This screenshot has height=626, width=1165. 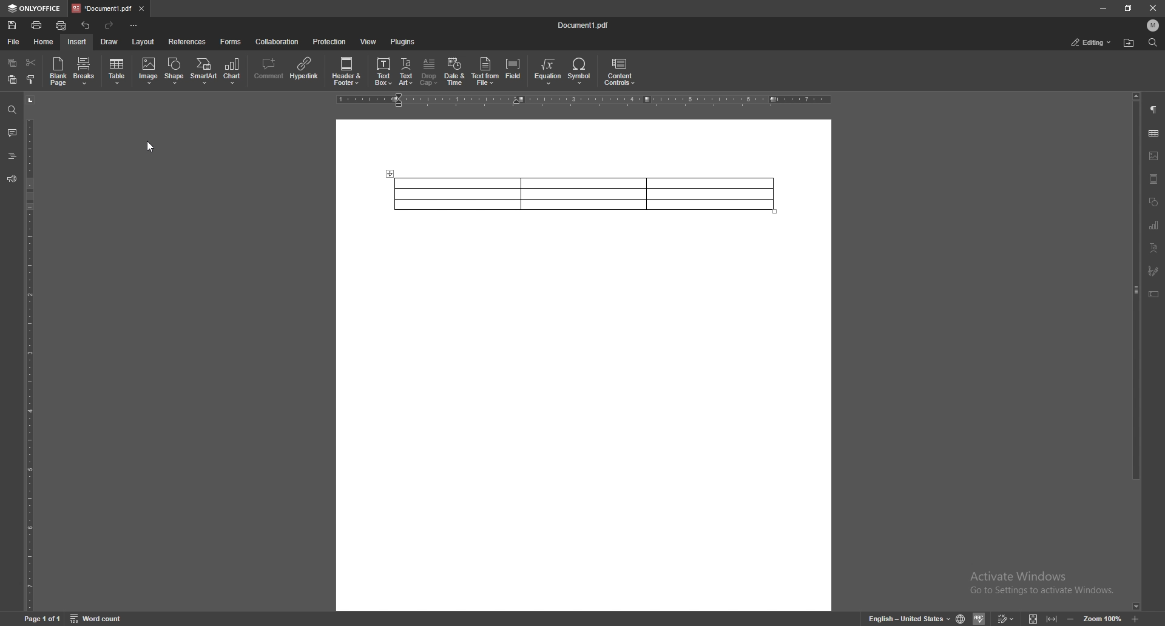 What do you see at coordinates (135, 26) in the screenshot?
I see `configure toolbar` at bounding box center [135, 26].